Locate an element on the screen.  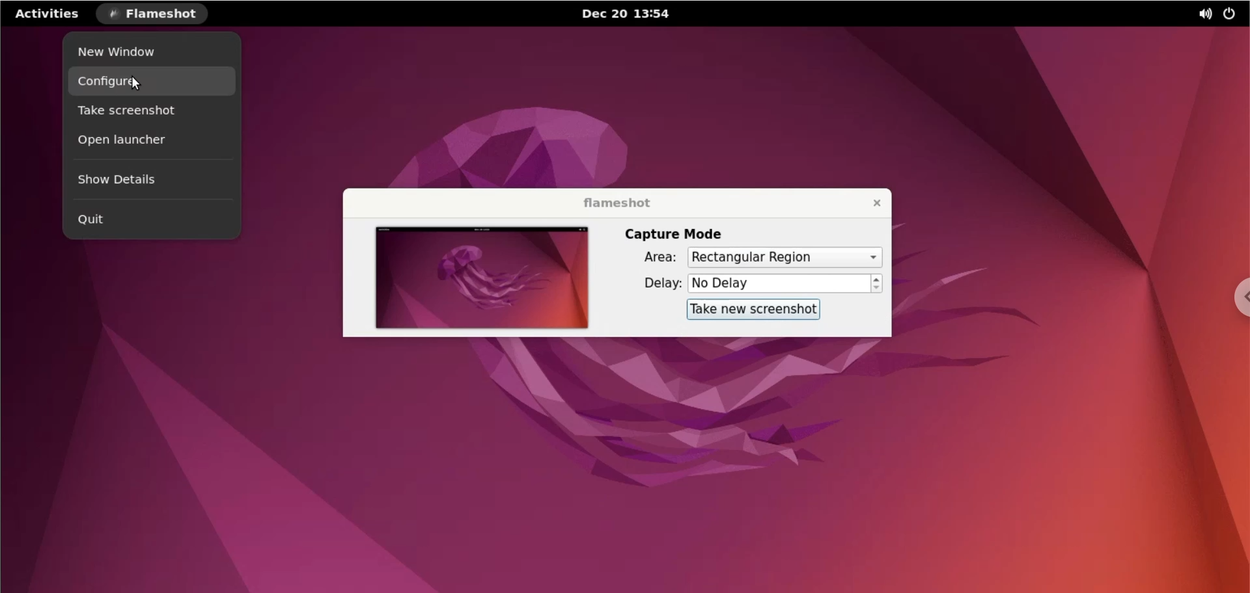
cursor is located at coordinates (135, 81).